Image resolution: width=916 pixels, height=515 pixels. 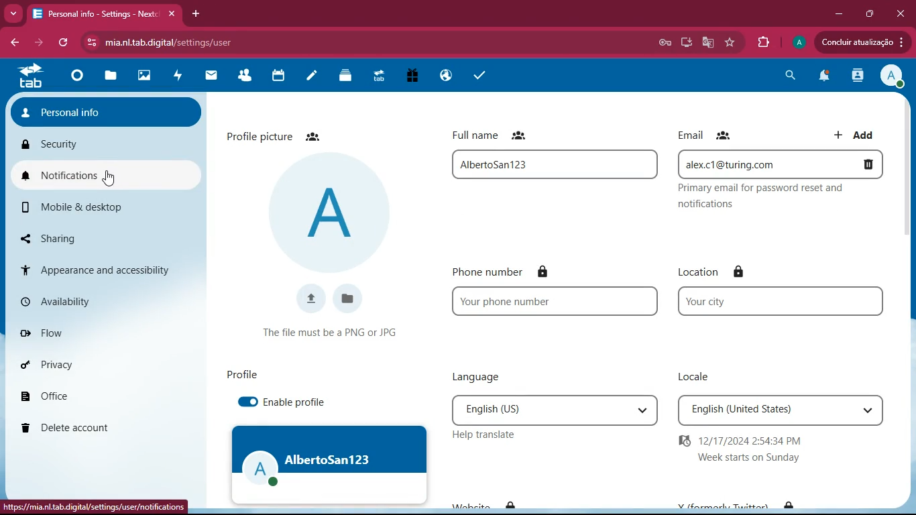 What do you see at coordinates (747, 451) in the screenshot?
I see `time` at bounding box center [747, 451].